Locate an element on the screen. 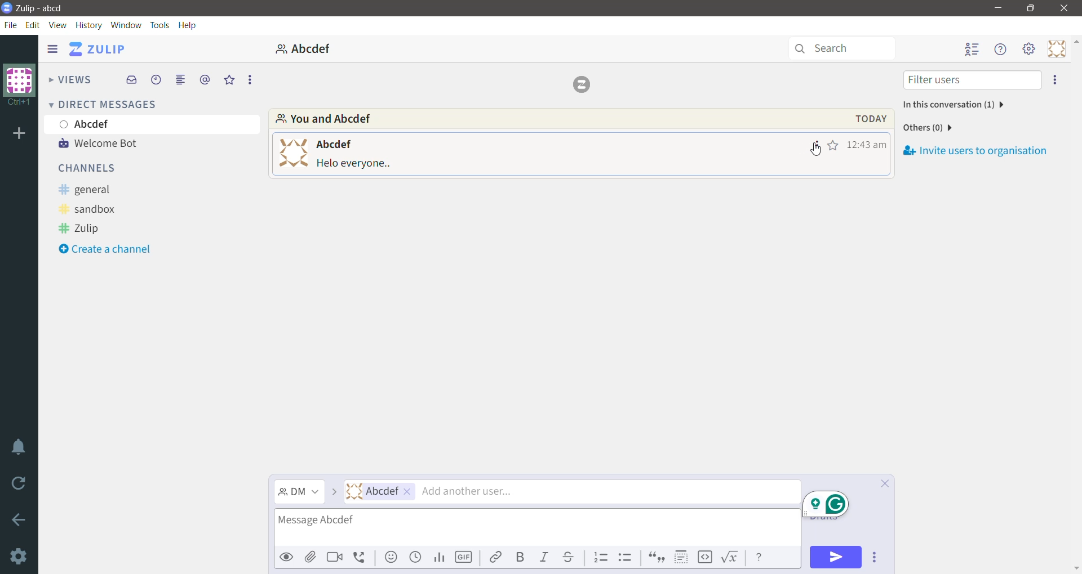 Image resolution: width=1082 pixels, height=574 pixels. Reload is located at coordinates (20, 484).